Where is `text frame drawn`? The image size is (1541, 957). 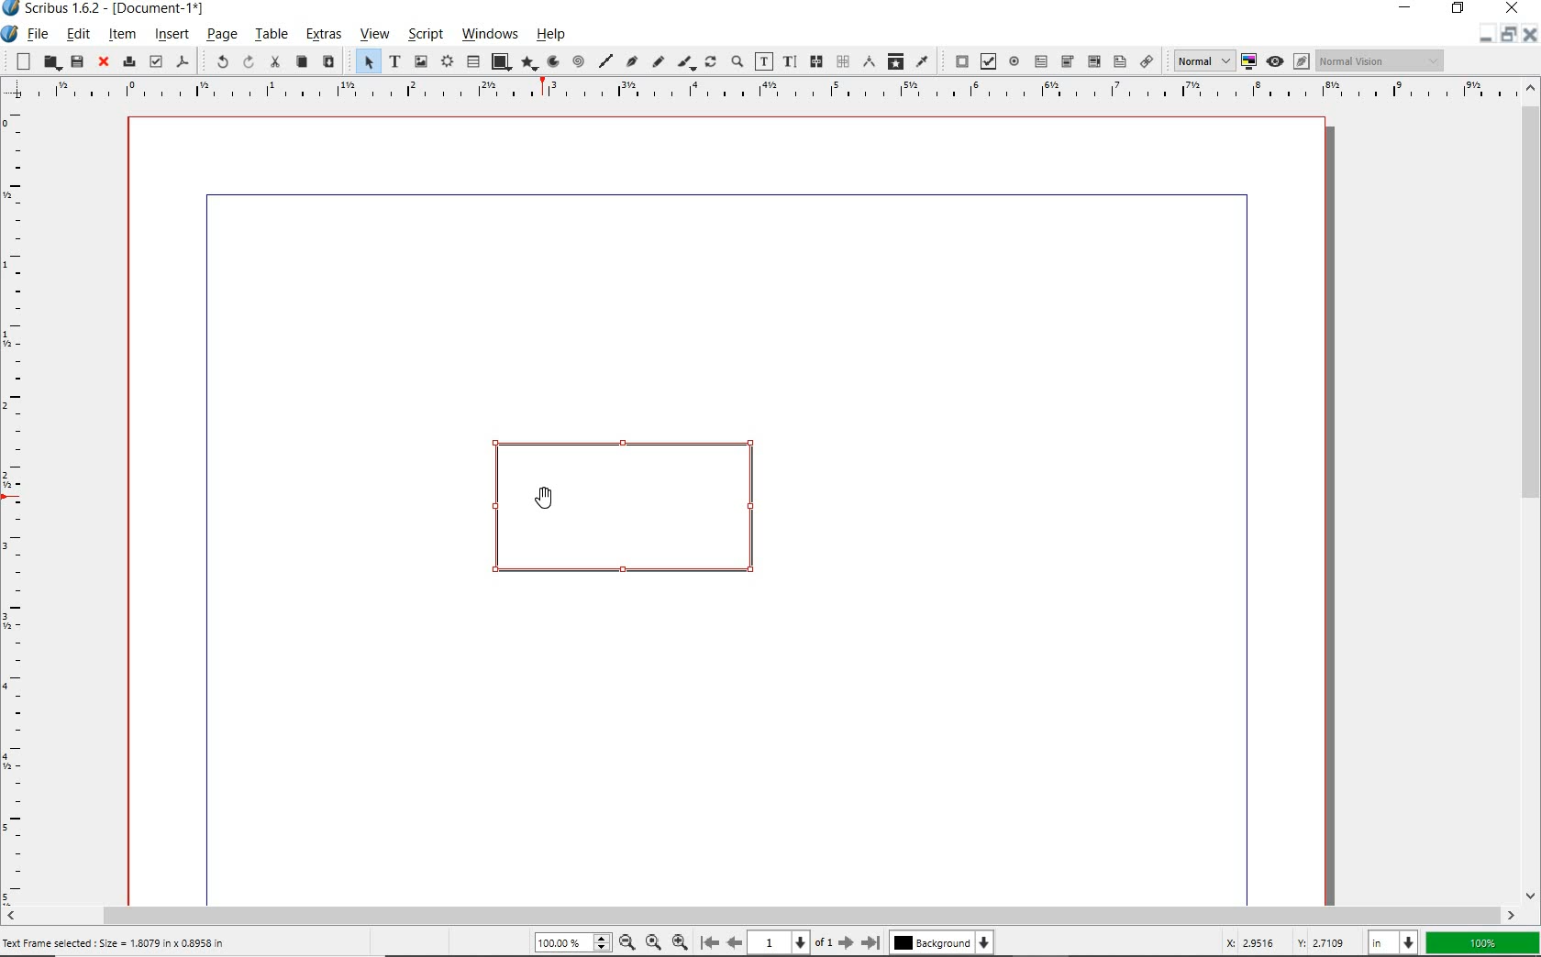 text frame drawn is located at coordinates (629, 508).